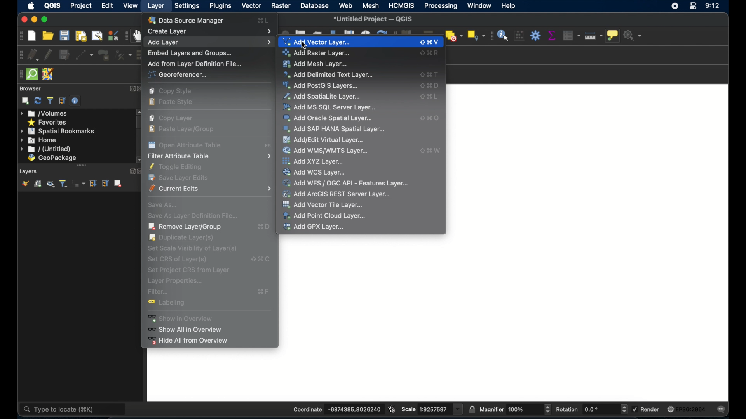 Image resolution: width=746 pixels, height=419 pixels. What do you see at coordinates (31, 6) in the screenshot?
I see `appleicon` at bounding box center [31, 6].